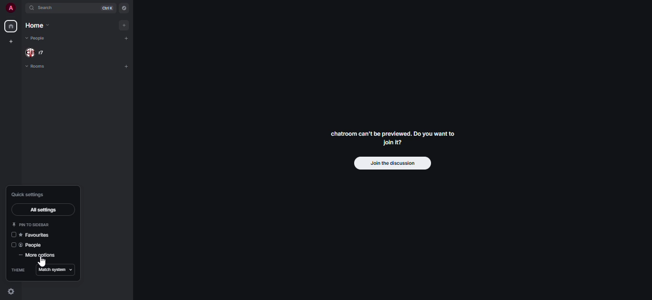 The image size is (652, 300). Describe the element at coordinates (29, 244) in the screenshot. I see `people` at that location.